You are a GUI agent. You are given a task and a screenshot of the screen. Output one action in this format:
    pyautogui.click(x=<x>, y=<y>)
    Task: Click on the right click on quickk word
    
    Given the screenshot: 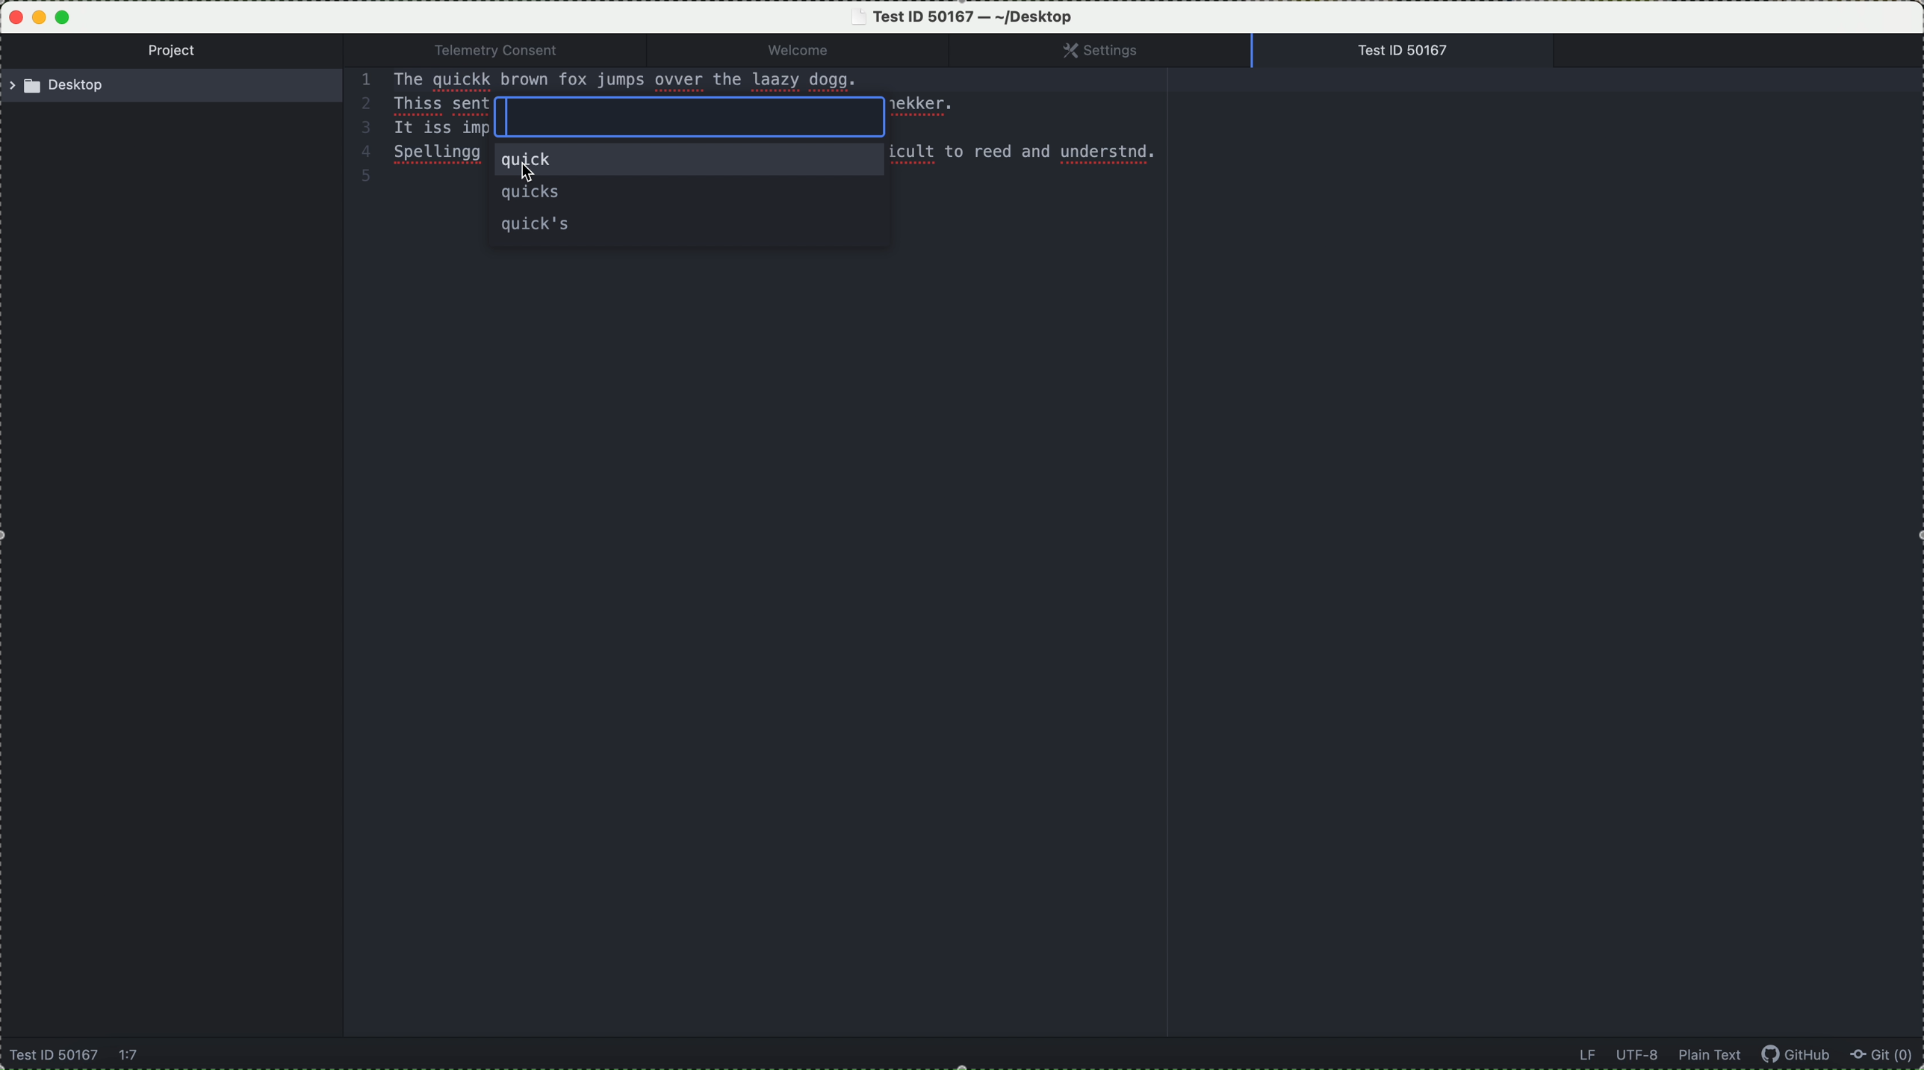 What is the action you would take?
    pyautogui.click(x=462, y=84)
    